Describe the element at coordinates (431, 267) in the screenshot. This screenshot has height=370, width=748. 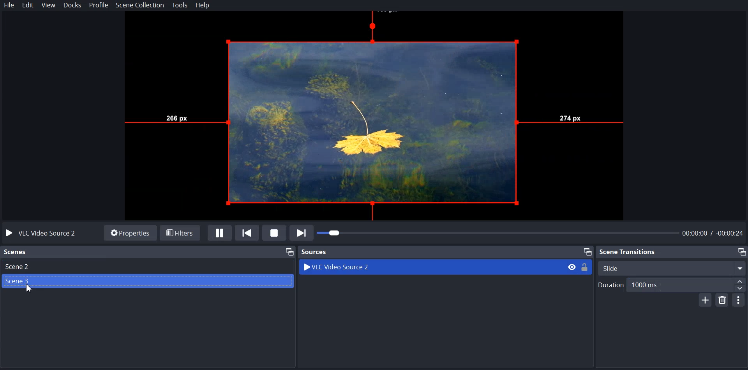
I see `VLC Video Source ` at that location.